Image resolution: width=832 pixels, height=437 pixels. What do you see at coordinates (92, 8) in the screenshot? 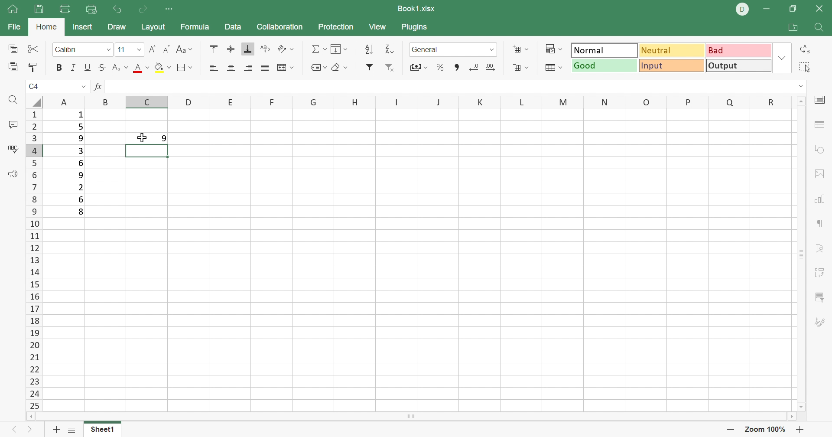
I see `Quick print` at bounding box center [92, 8].